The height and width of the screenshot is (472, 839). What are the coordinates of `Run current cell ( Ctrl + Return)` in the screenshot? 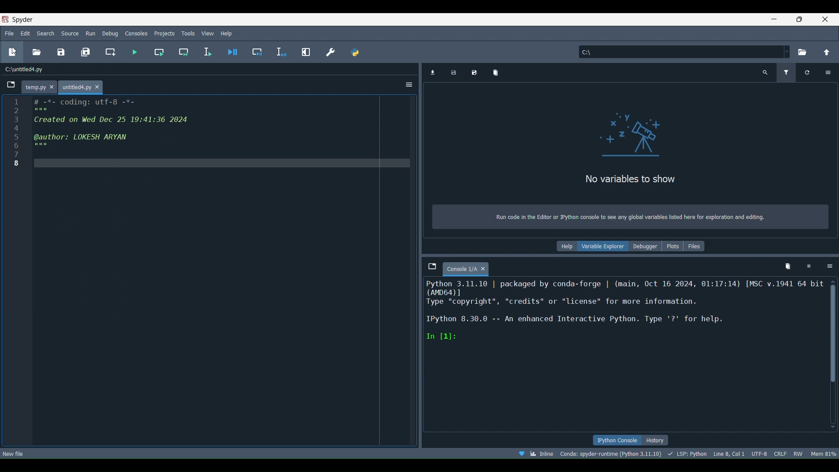 It's located at (155, 52).